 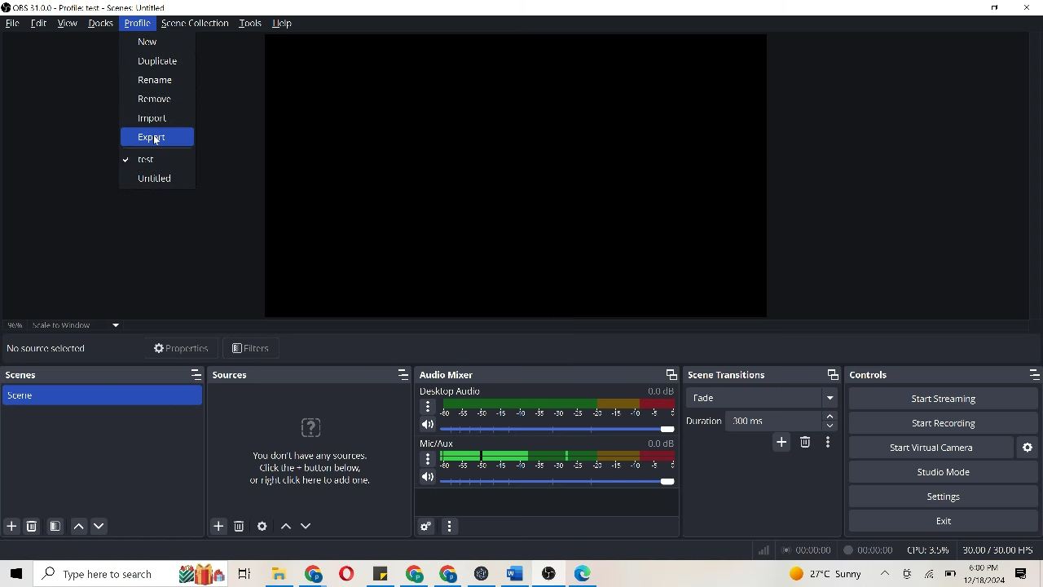 I want to click on scene collection, so click(x=195, y=22).